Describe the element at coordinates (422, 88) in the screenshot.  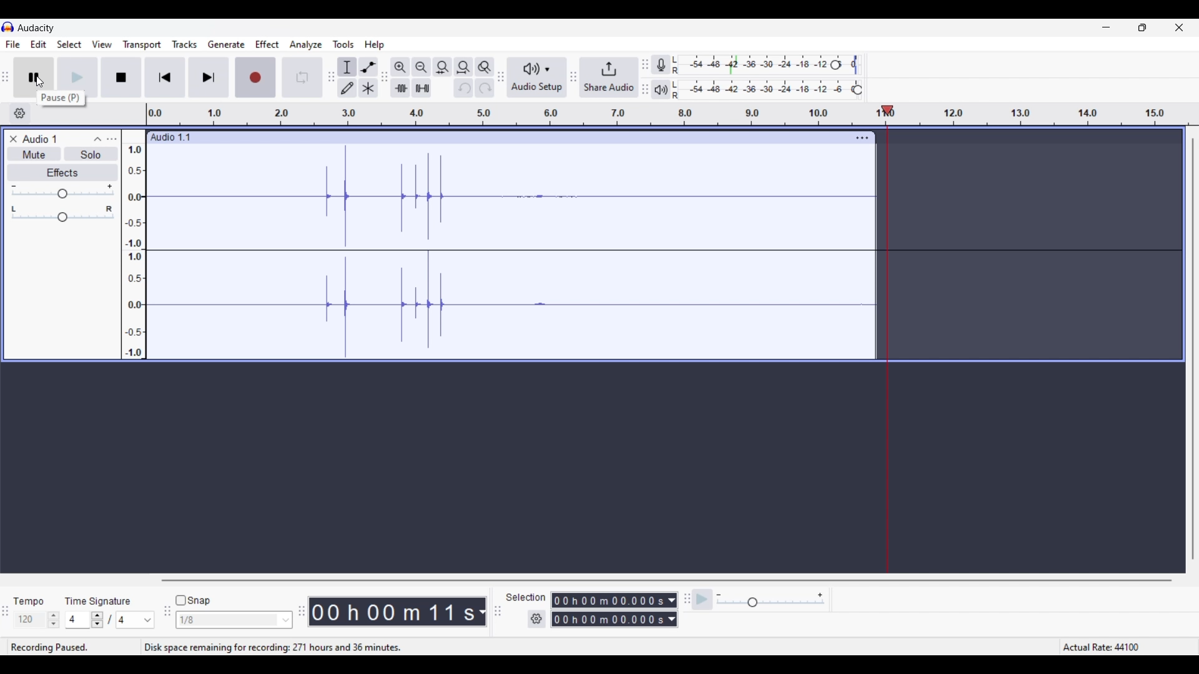
I see `Silence audio selection` at that location.